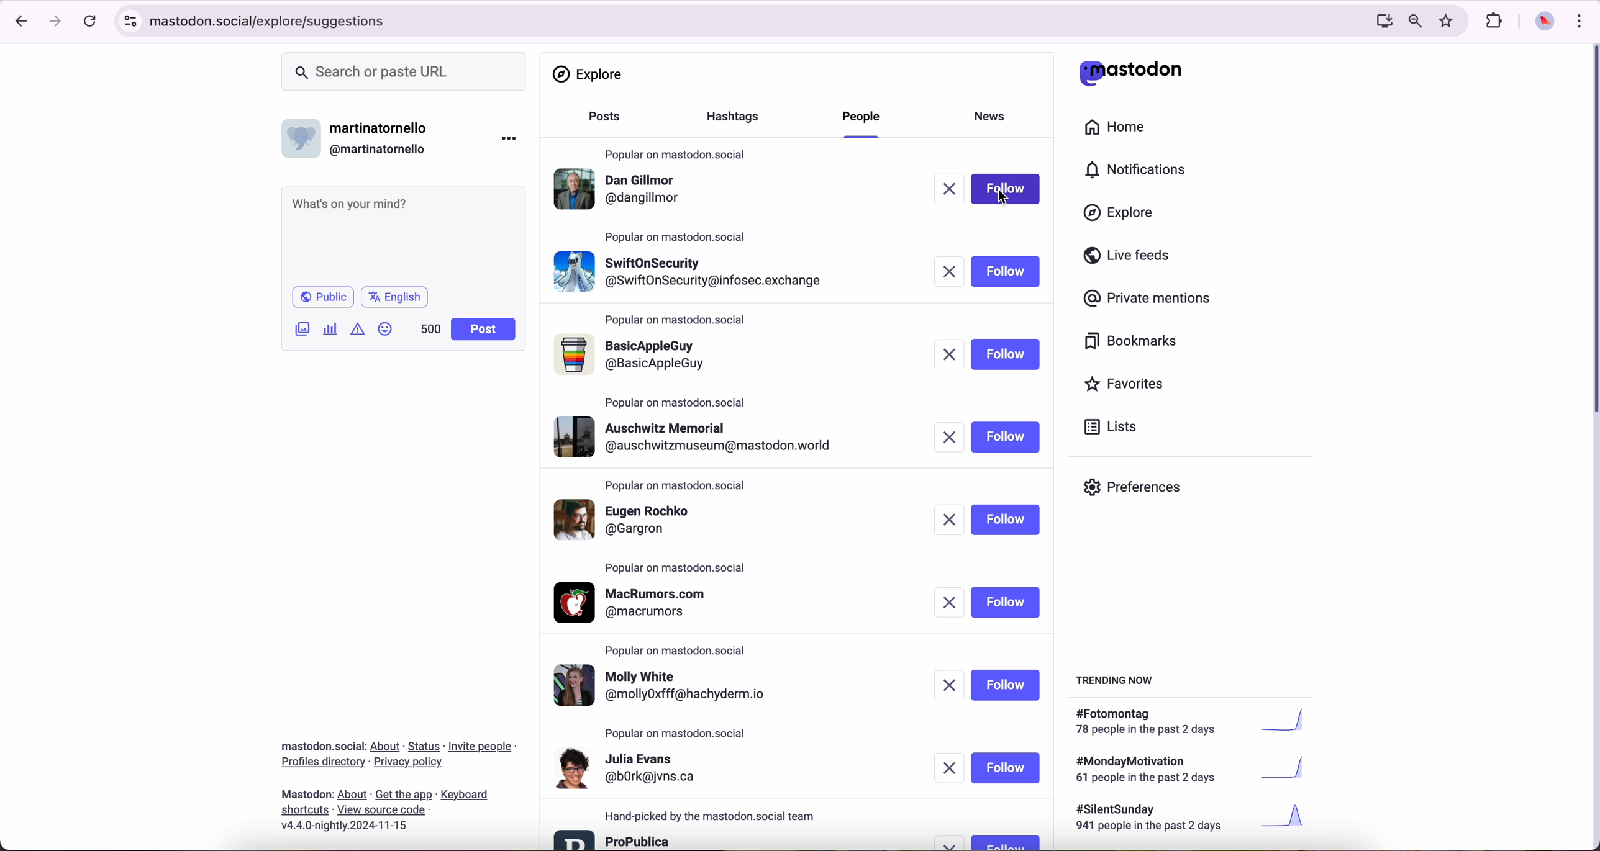 The height and width of the screenshot is (851, 1600). What do you see at coordinates (678, 734) in the screenshot?
I see `popular on mastodon.social` at bounding box center [678, 734].